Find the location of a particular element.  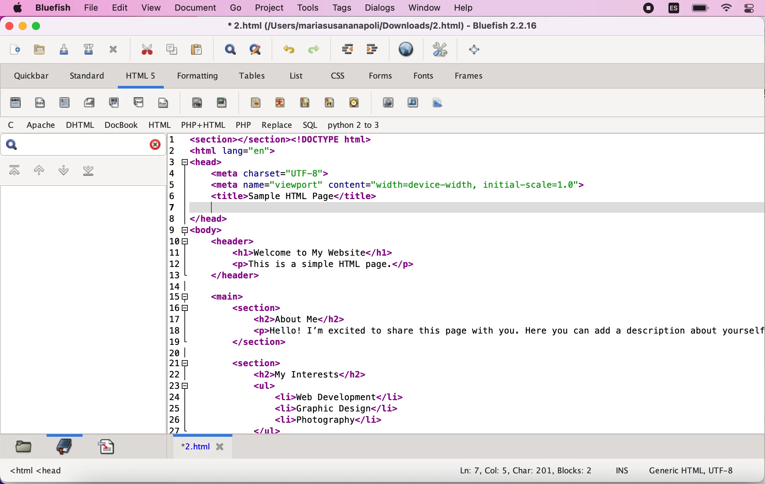

aside is located at coordinates (90, 101).